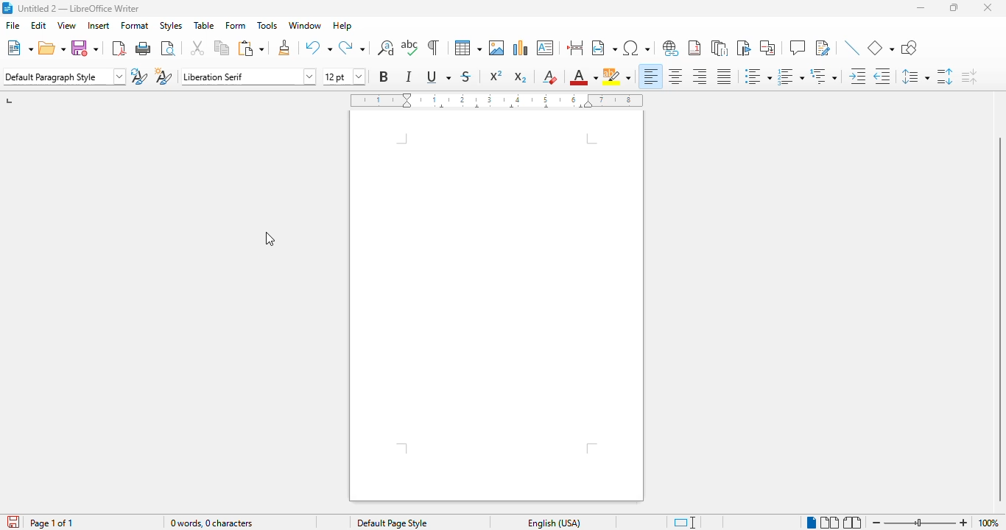 The image size is (1006, 530). I want to click on text language, so click(555, 523).